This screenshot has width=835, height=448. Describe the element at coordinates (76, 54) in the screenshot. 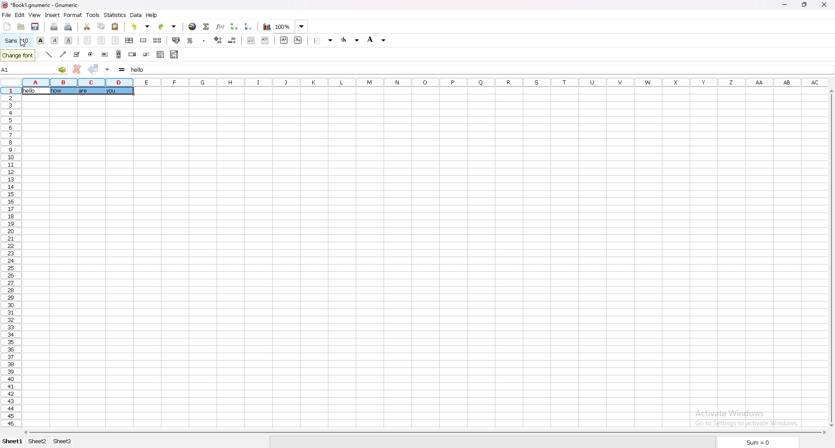

I see `tickbox` at that location.